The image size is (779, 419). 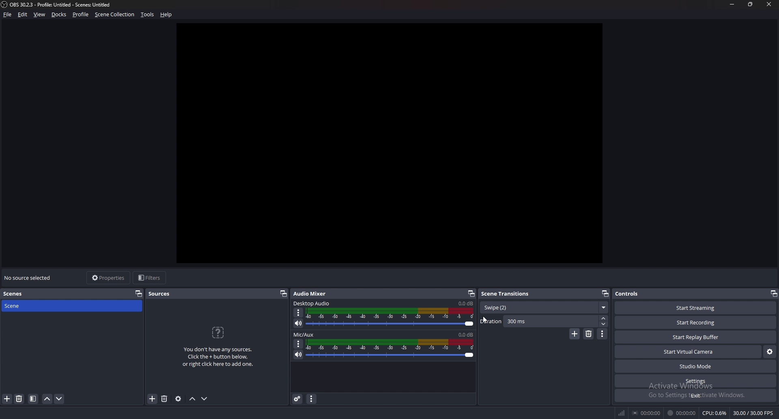 What do you see at coordinates (160, 294) in the screenshot?
I see `sources` at bounding box center [160, 294].